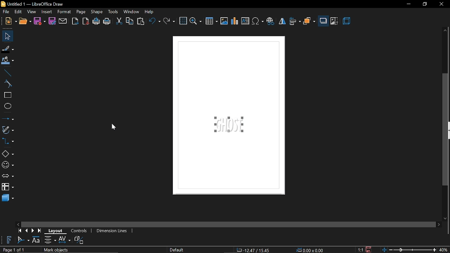 The width and height of the screenshot is (450, 253). I want to click on insert chart, so click(235, 22).